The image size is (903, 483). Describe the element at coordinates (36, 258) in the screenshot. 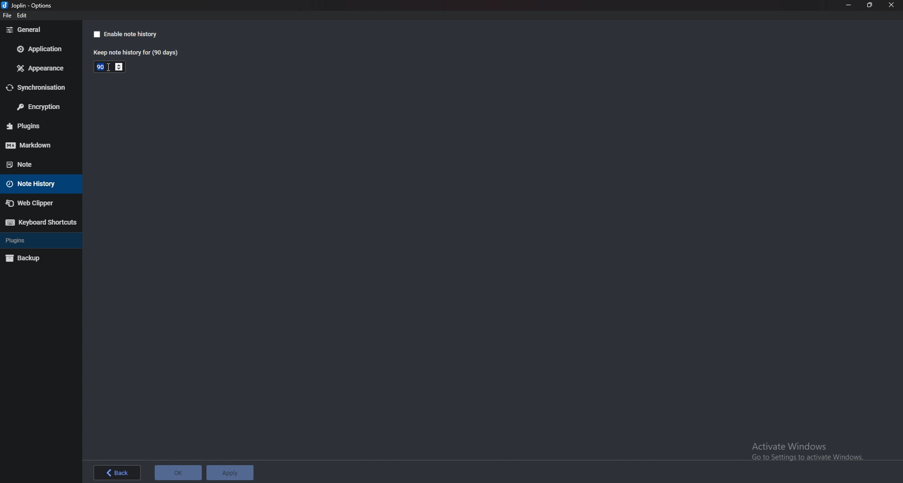

I see `Back up` at that location.